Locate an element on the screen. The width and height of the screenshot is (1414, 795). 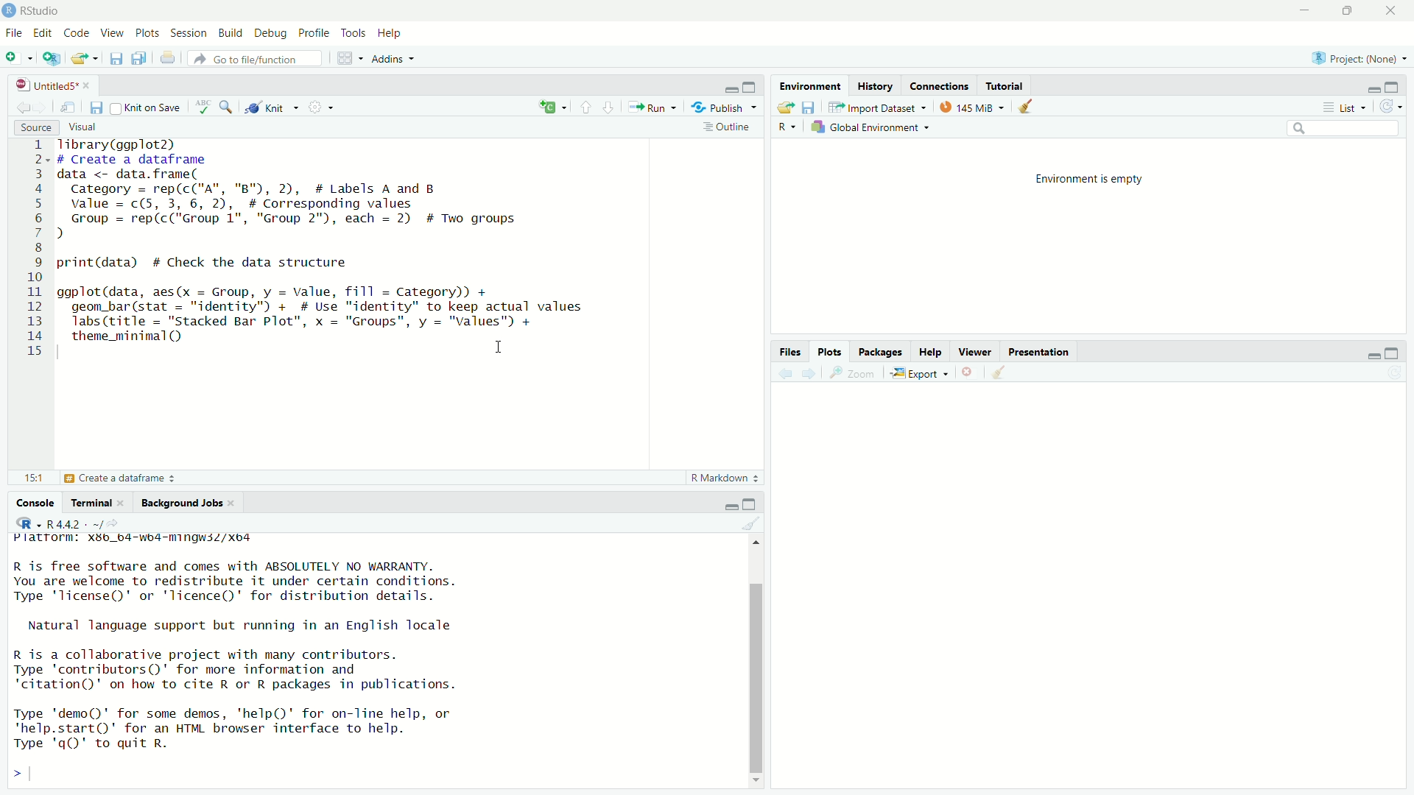
R.4.4.2 ~/ is located at coordinates (86, 523).